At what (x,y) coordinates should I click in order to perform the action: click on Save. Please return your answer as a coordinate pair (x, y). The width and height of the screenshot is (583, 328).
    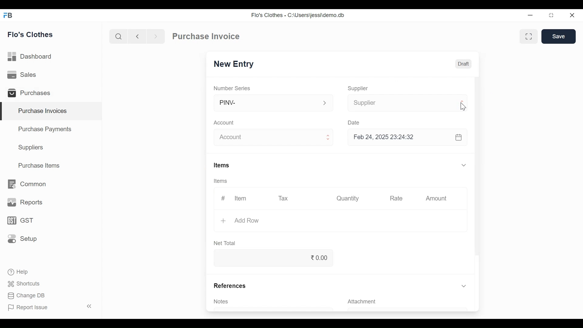
    Looking at the image, I should click on (559, 36).